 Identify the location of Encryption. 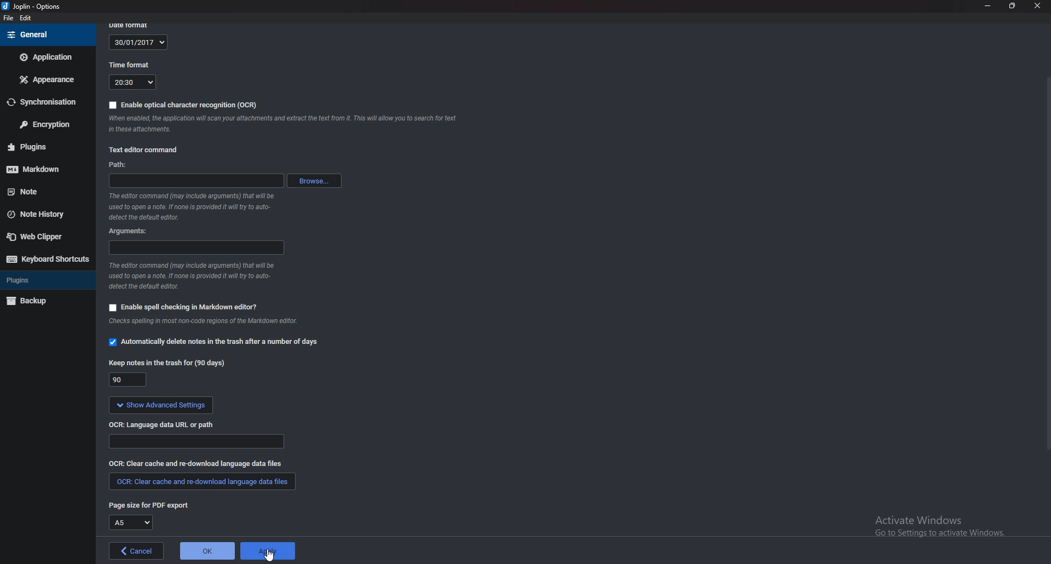
(43, 125).